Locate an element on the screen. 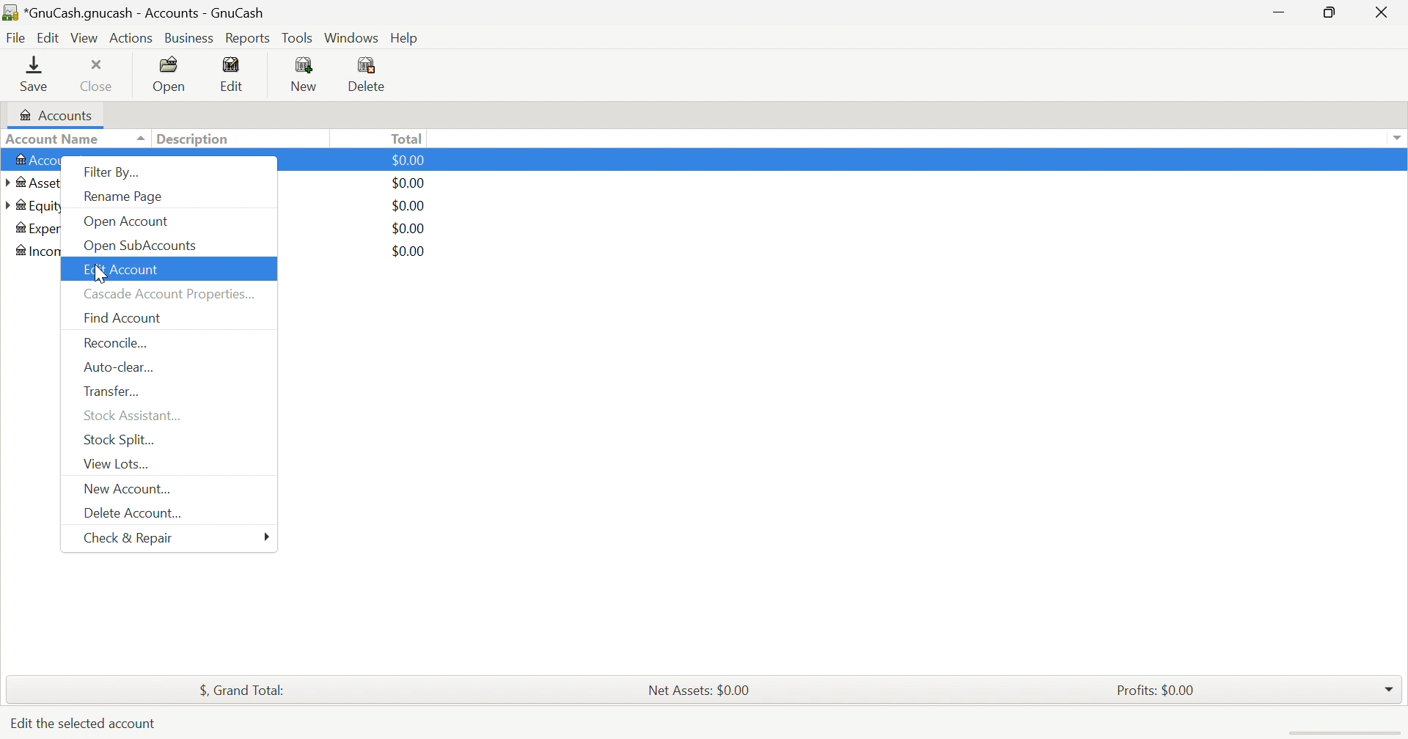 Image resolution: width=1408 pixels, height=739 pixels. $, Grand Total: is located at coordinates (241, 691).